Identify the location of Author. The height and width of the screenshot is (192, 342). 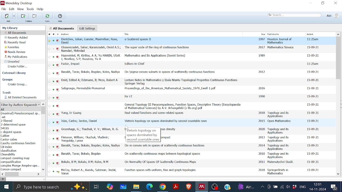
(91, 80).